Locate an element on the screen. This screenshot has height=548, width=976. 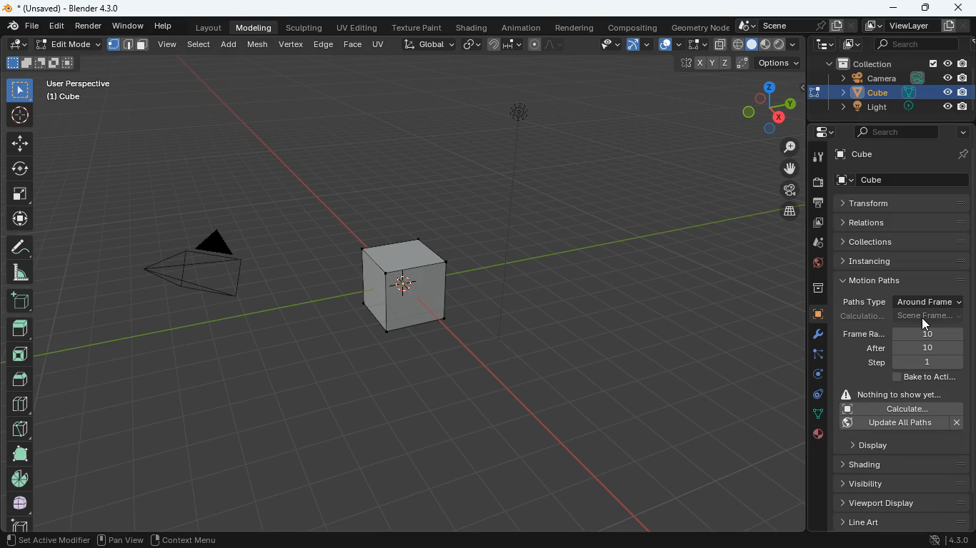
shading is located at coordinates (474, 29).